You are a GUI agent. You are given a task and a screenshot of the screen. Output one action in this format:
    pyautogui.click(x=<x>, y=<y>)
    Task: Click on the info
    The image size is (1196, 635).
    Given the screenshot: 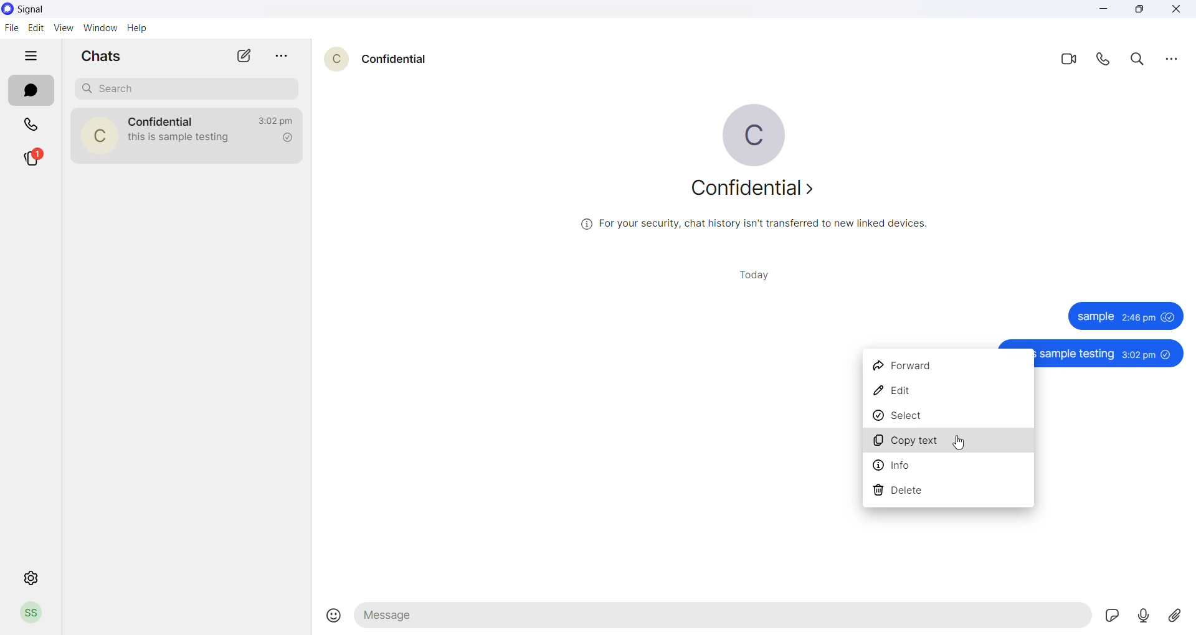 What is the action you would take?
    pyautogui.click(x=950, y=467)
    